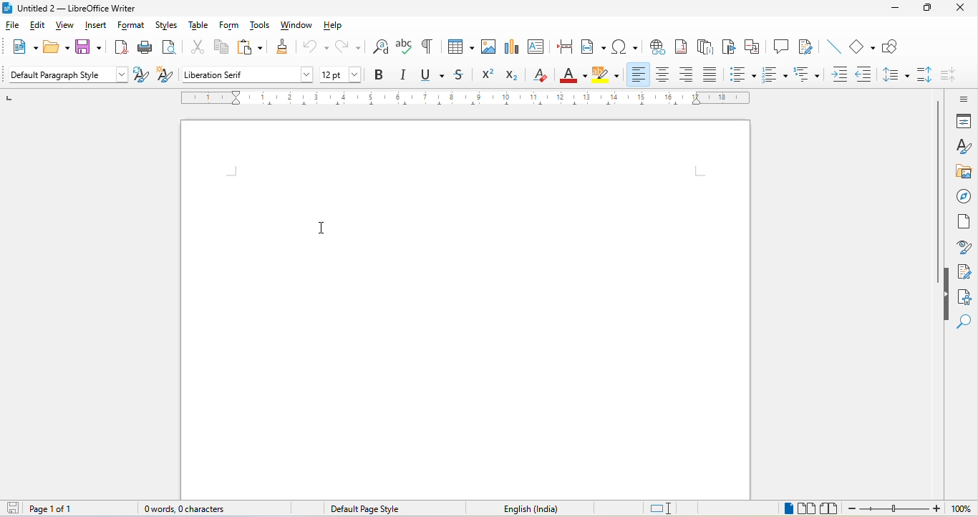 Image resolution: width=978 pixels, height=517 pixels. I want to click on outline format, so click(807, 74).